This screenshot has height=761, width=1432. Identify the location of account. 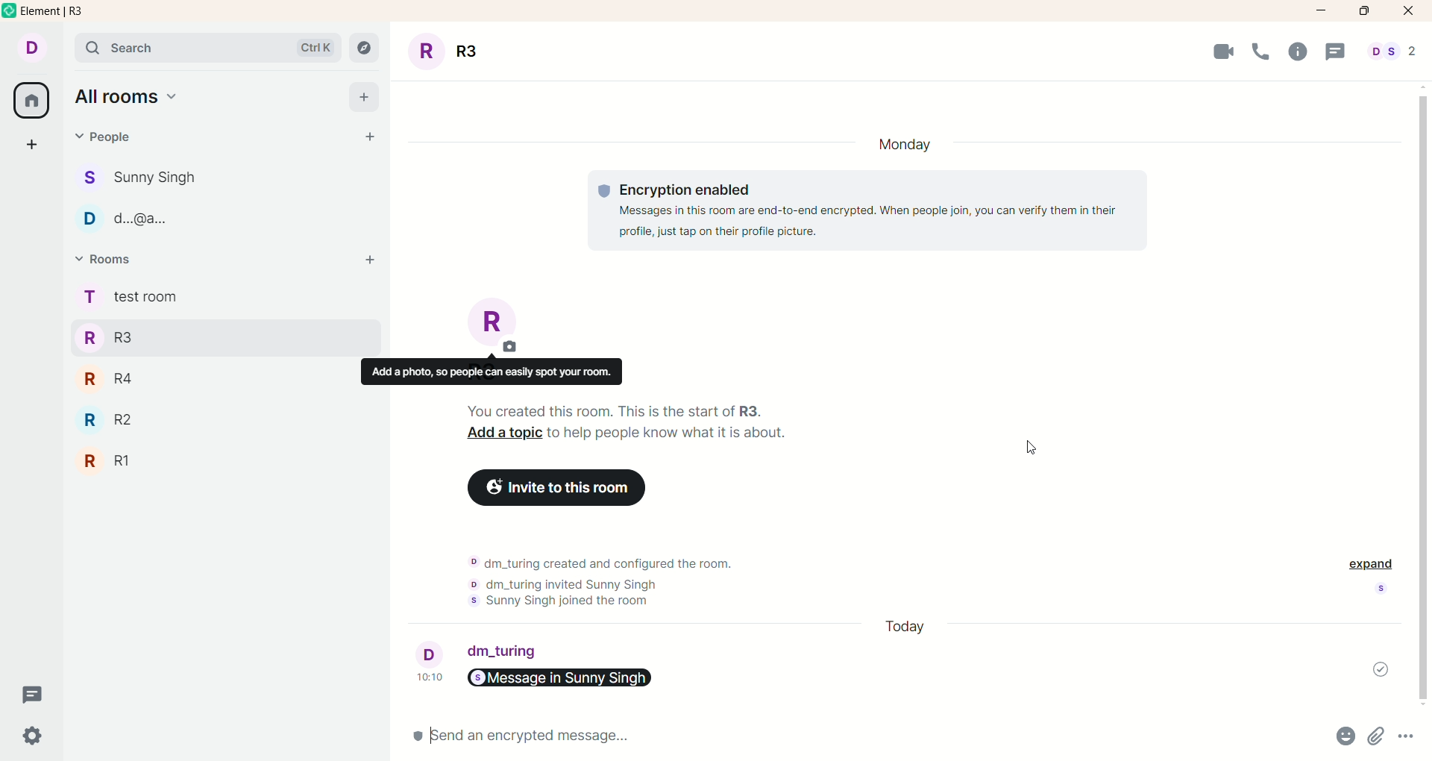
(473, 649).